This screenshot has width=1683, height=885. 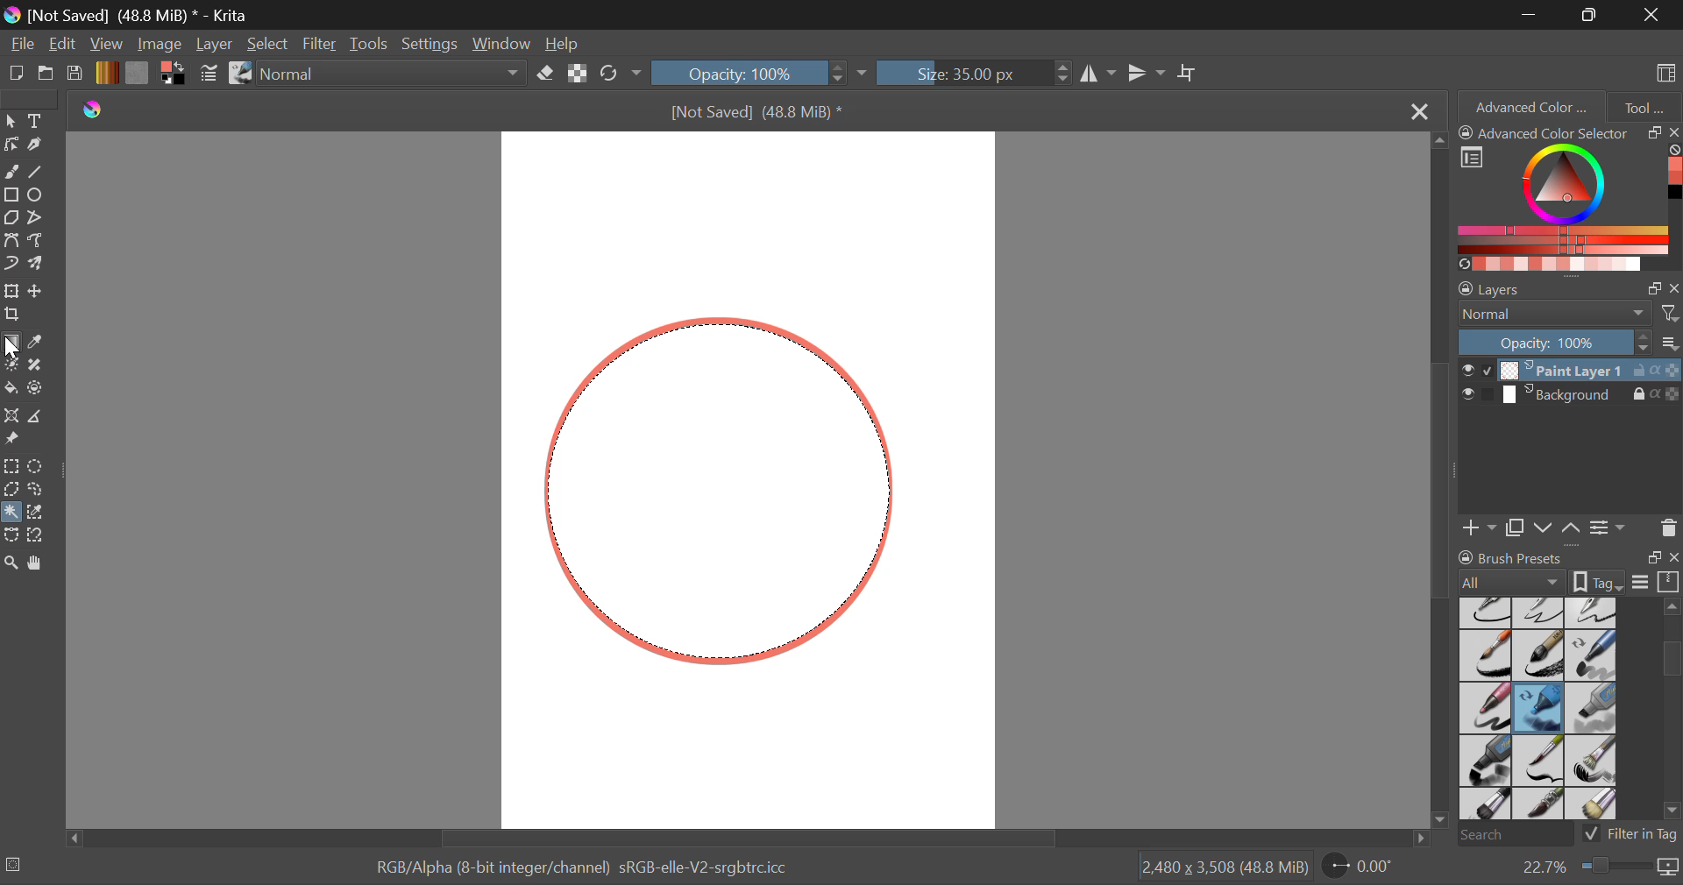 What do you see at coordinates (1229, 867) in the screenshot?
I see `Page Dimensions` at bounding box center [1229, 867].